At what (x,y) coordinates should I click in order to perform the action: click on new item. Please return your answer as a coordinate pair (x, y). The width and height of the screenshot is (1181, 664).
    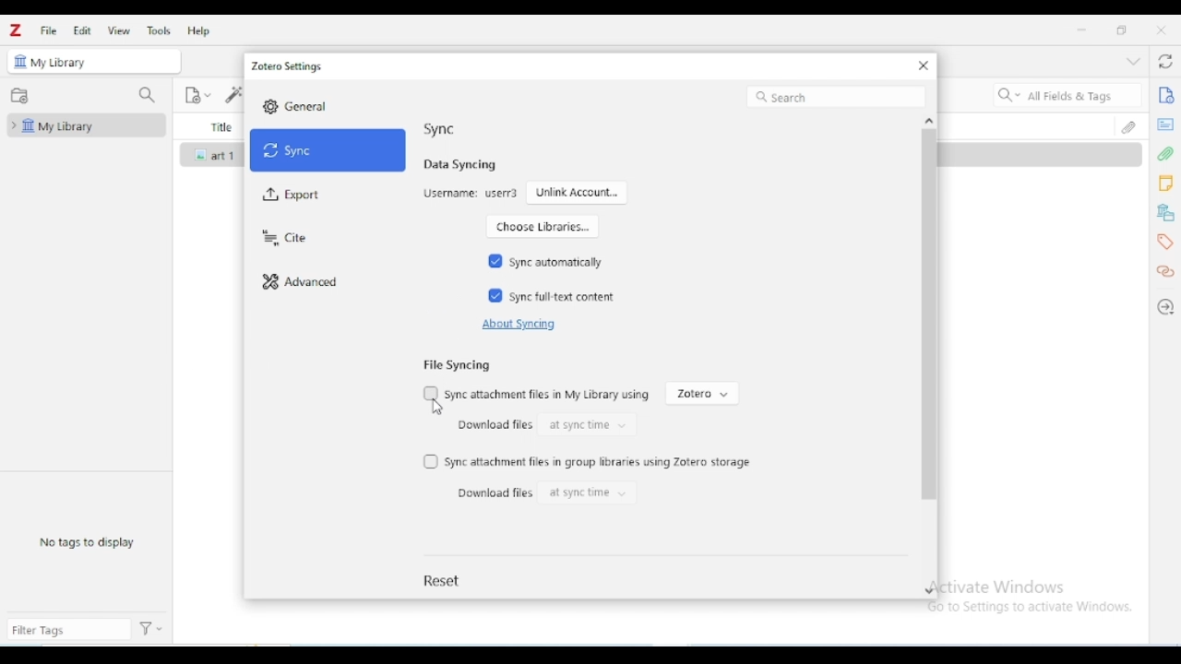
    Looking at the image, I should click on (197, 96).